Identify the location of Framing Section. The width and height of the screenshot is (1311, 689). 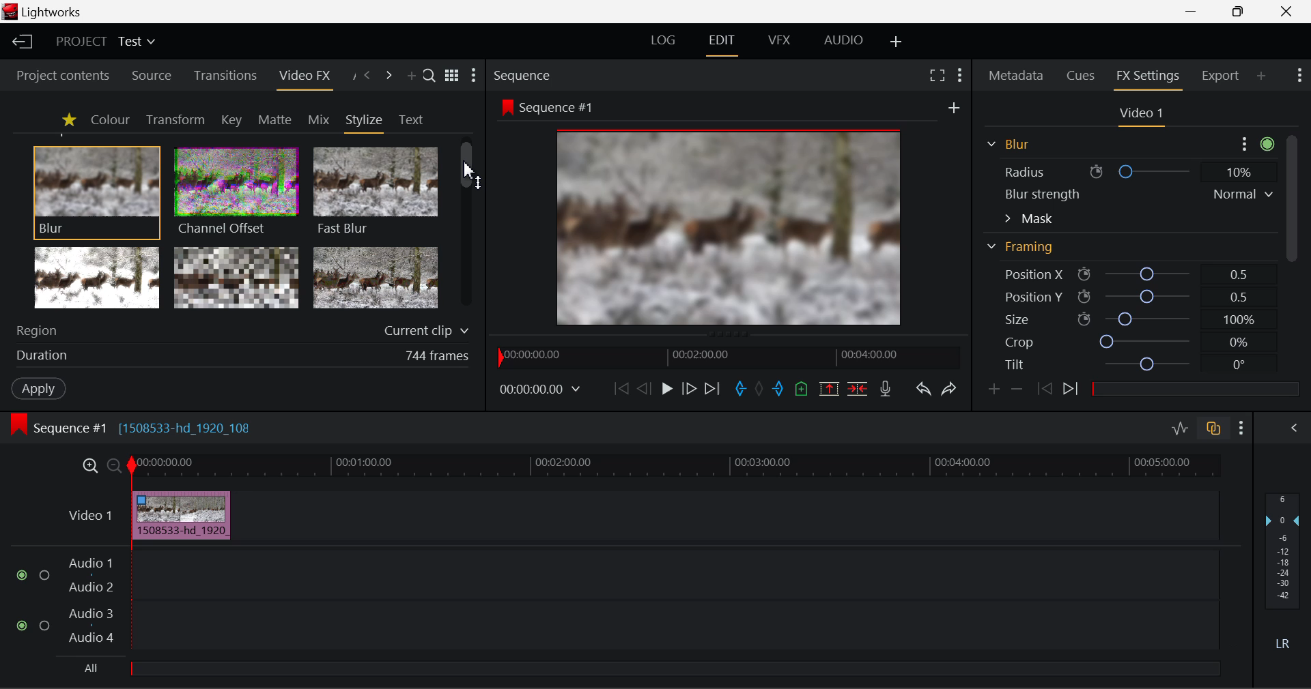
(1025, 252).